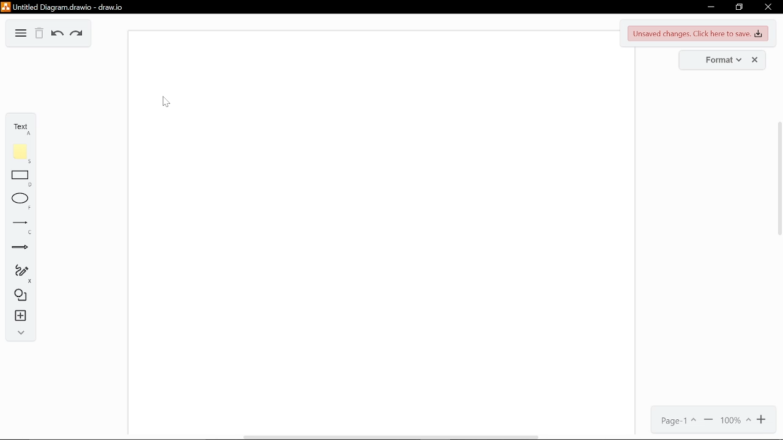 The height and width of the screenshot is (440, 783). I want to click on freehand, so click(18, 273).